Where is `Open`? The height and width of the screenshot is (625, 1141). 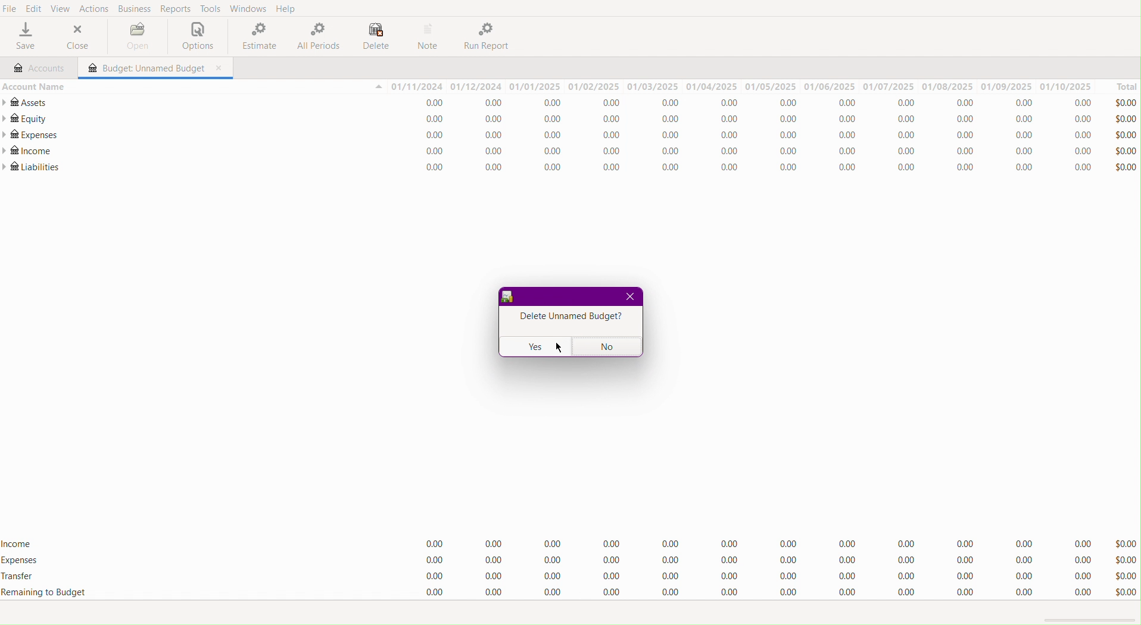 Open is located at coordinates (135, 36).